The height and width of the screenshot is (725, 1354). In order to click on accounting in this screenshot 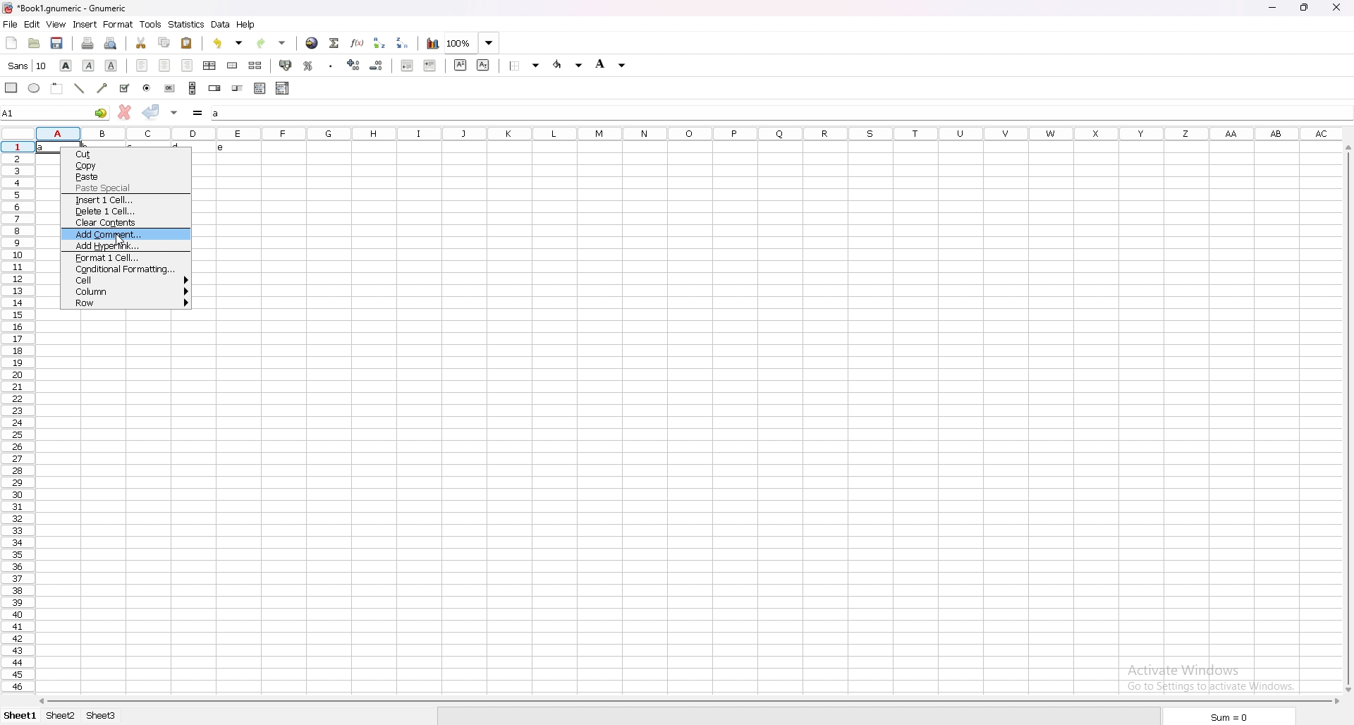, I will do `click(286, 65)`.